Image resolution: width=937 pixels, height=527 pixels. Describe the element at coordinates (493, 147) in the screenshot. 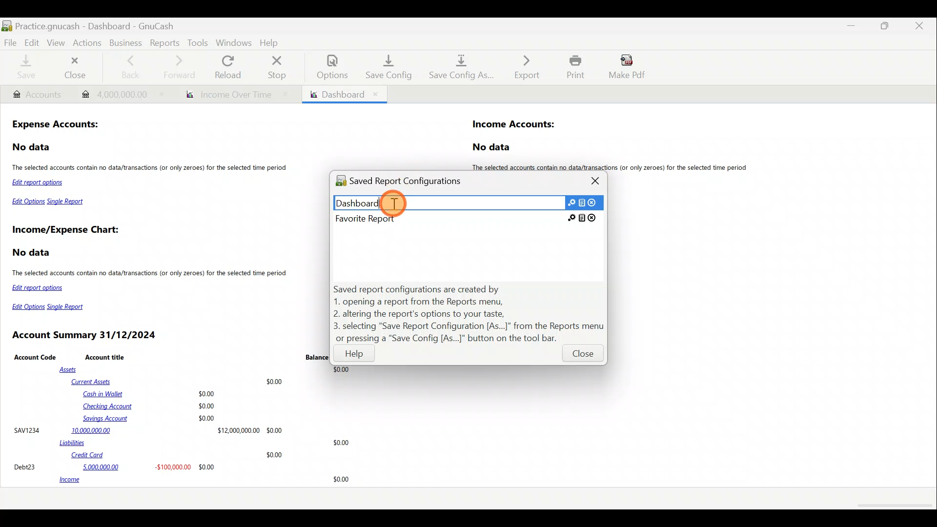

I see `No data` at that location.